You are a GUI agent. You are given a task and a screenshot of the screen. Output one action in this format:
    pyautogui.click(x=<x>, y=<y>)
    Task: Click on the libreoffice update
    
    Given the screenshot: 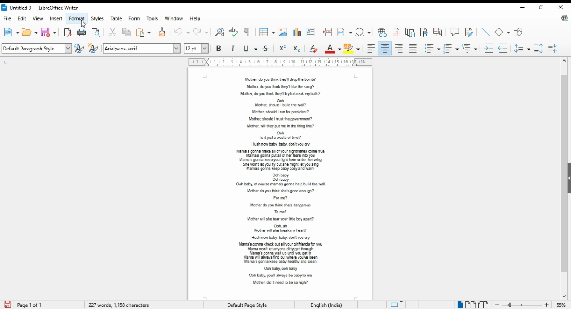 What is the action you would take?
    pyautogui.click(x=563, y=18)
    